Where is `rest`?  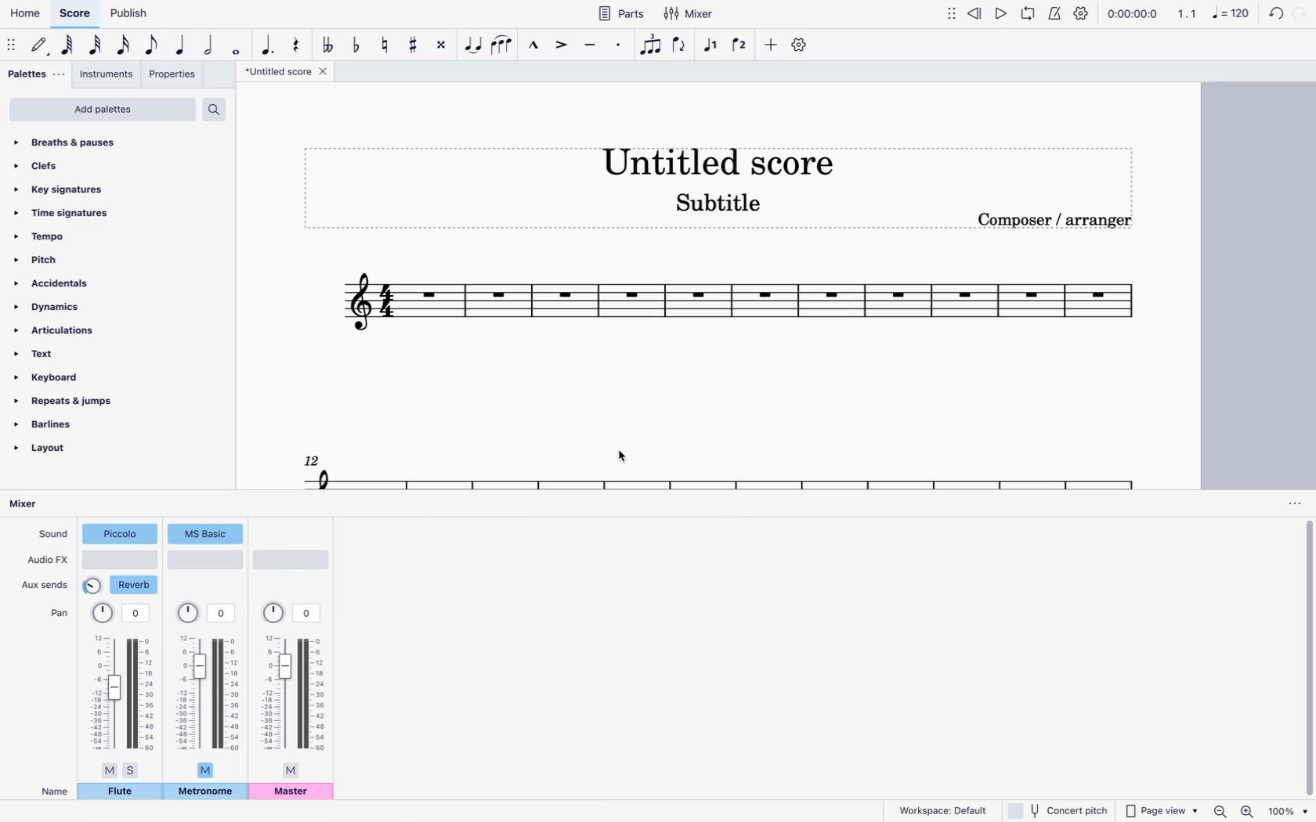 rest is located at coordinates (296, 41).